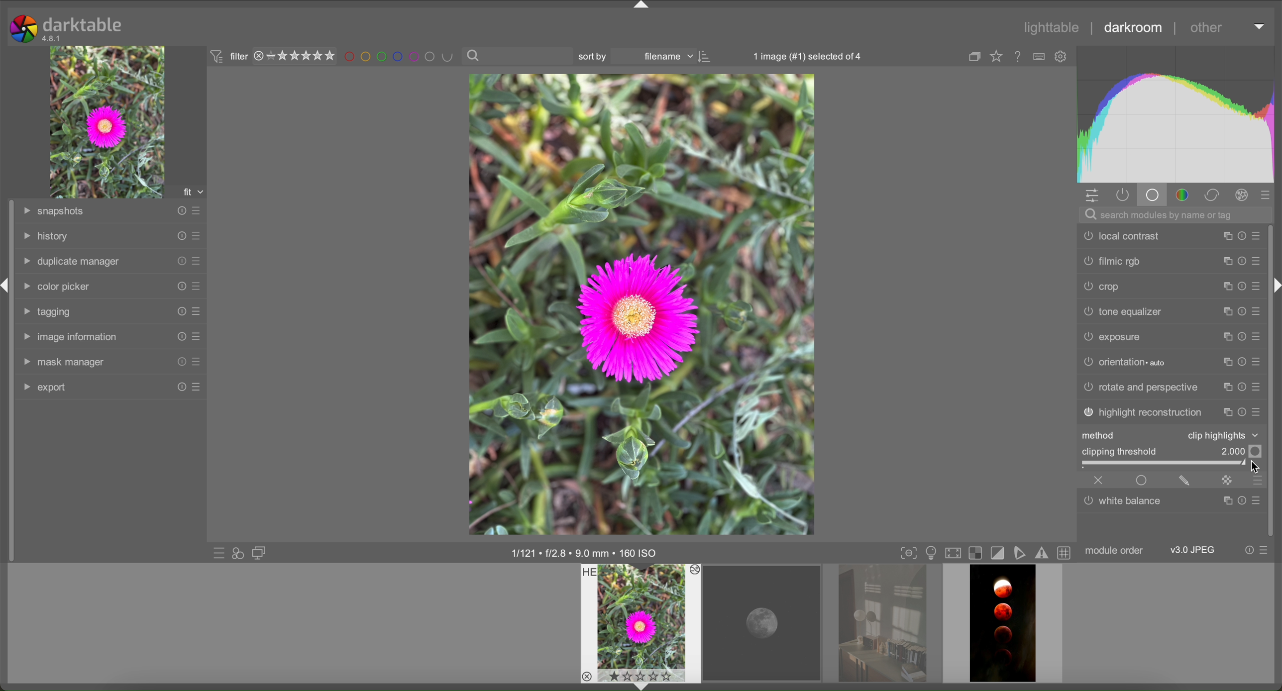 The image size is (1282, 691). What do you see at coordinates (1241, 286) in the screenshot?
I see `reset presets` at bounding box center [1241, 286].